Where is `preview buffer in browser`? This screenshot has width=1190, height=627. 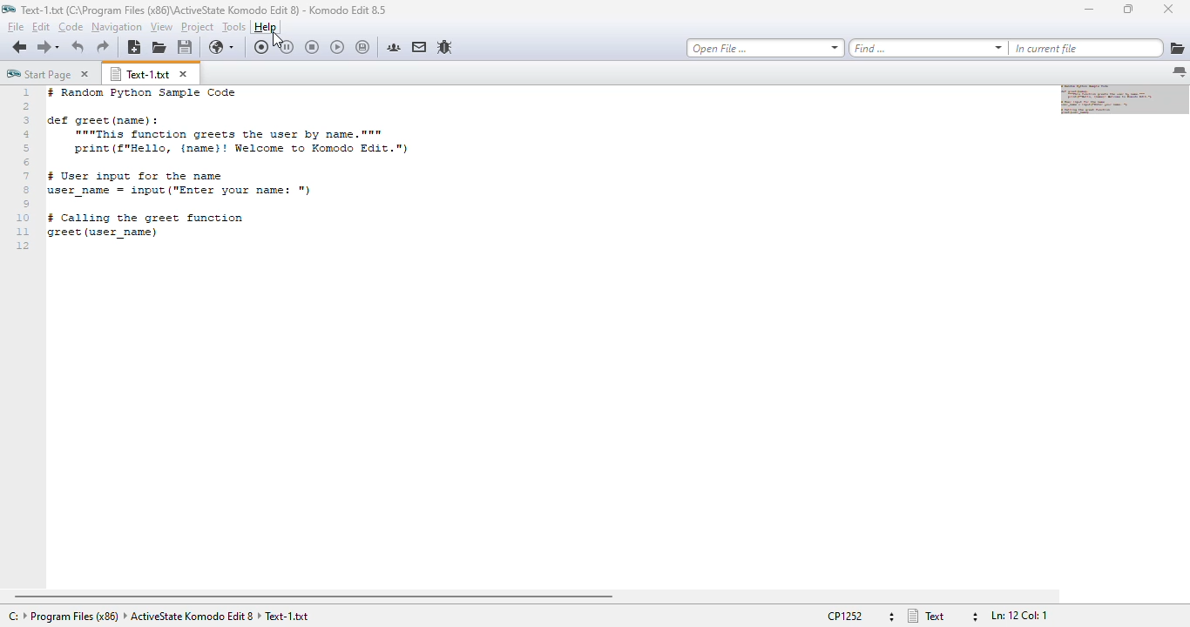 preview buffer in browser is located at coordinates (223, 48).